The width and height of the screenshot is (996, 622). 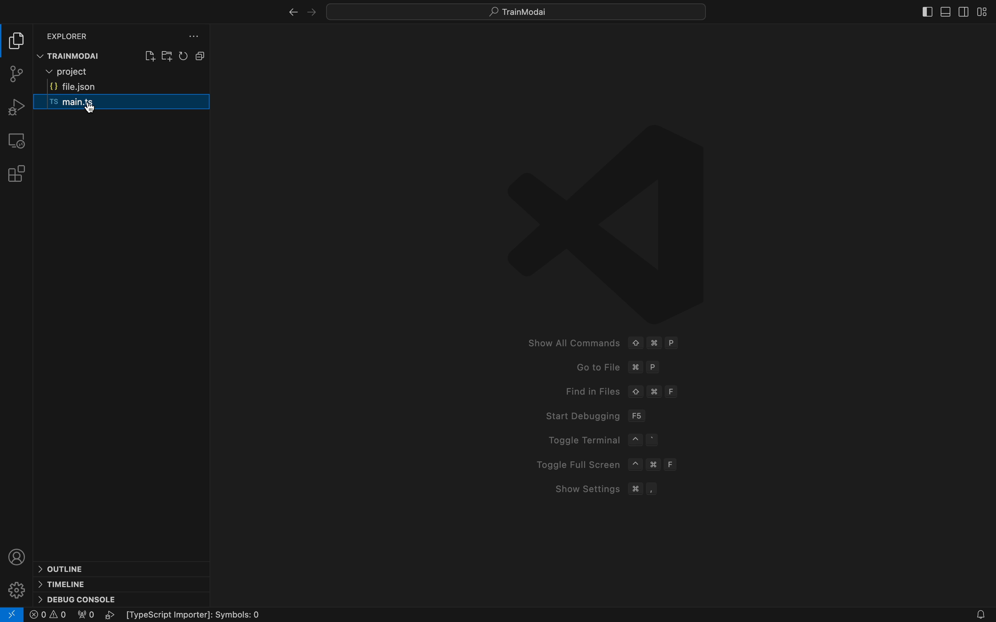 What do you see at coordinates (16, 75) in the screenshot?
I see `git` at bounding box center [16, 75].